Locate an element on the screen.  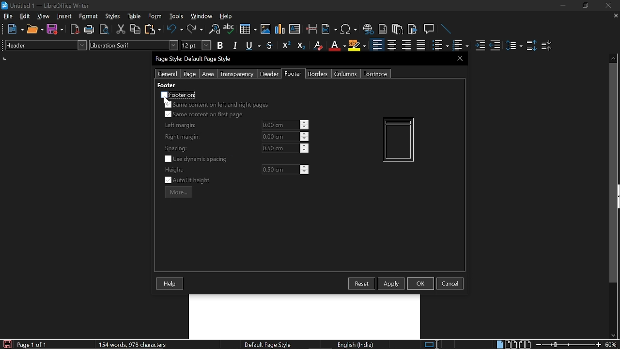
Tools is located at coordinates (176, 16).